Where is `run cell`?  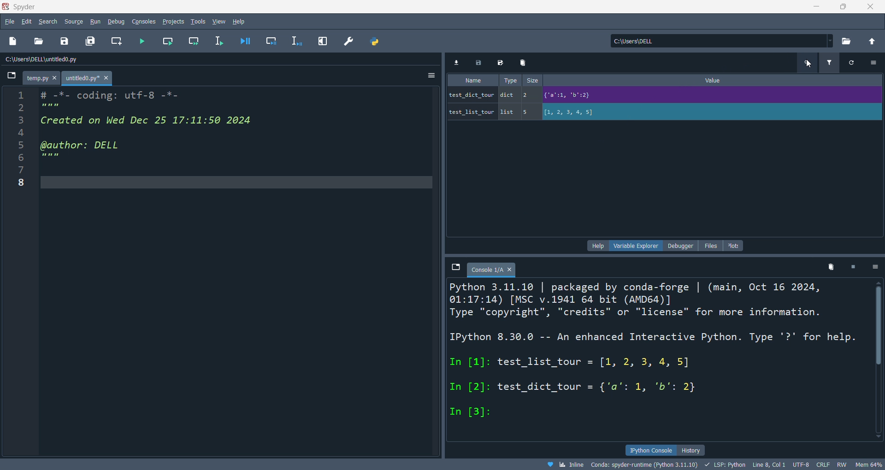
run cell is located at coordinates (166, 40).